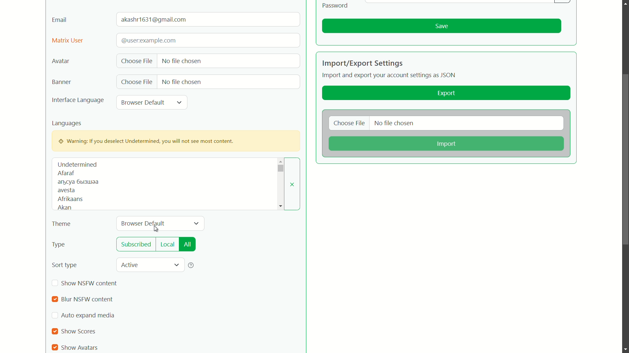 The height and width of the screenshot is (353, 629). What do you see at coordinates (64, 208) in the screenshot?
I see `akan` at bounding box center [64, 208].